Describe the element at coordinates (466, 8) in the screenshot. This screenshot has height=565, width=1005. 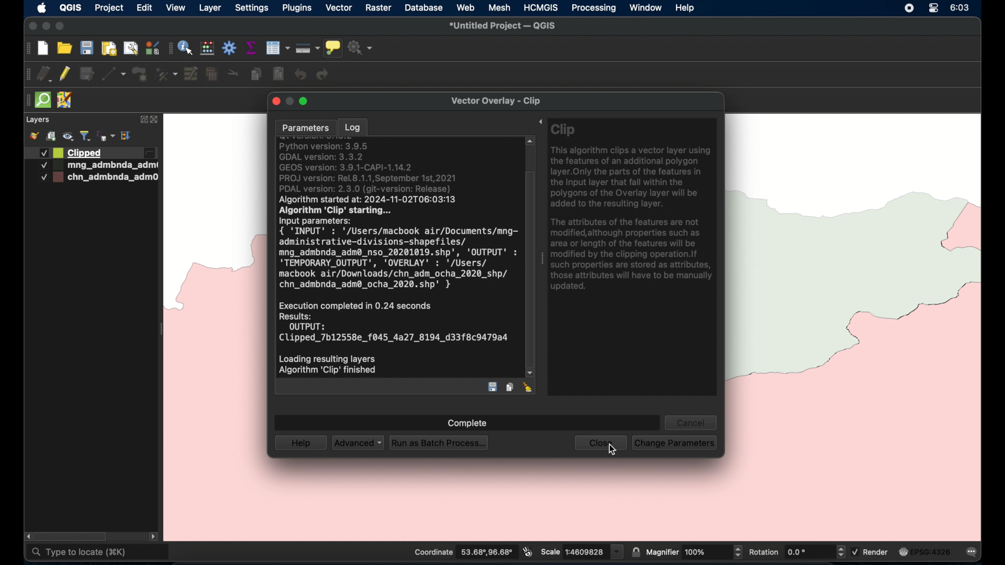
I see `web` at that location.